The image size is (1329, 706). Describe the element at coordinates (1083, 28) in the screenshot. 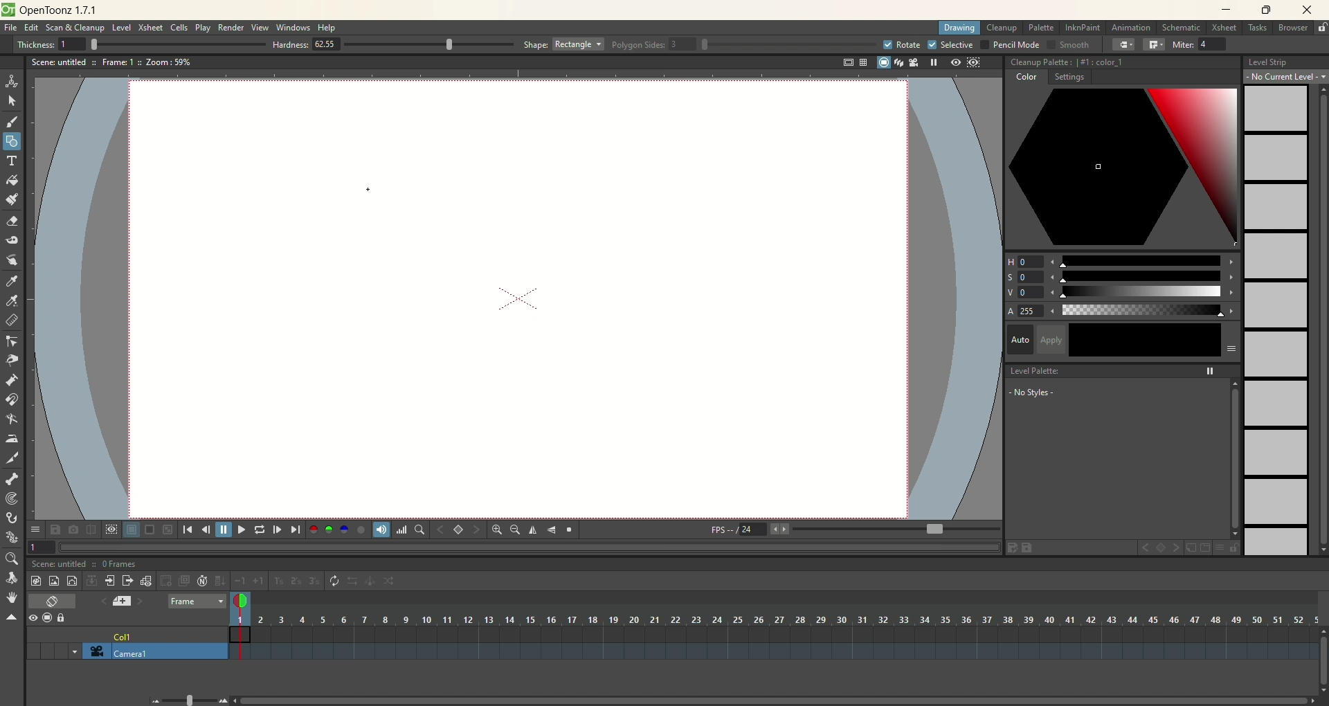

I see `ink paint` at that location.